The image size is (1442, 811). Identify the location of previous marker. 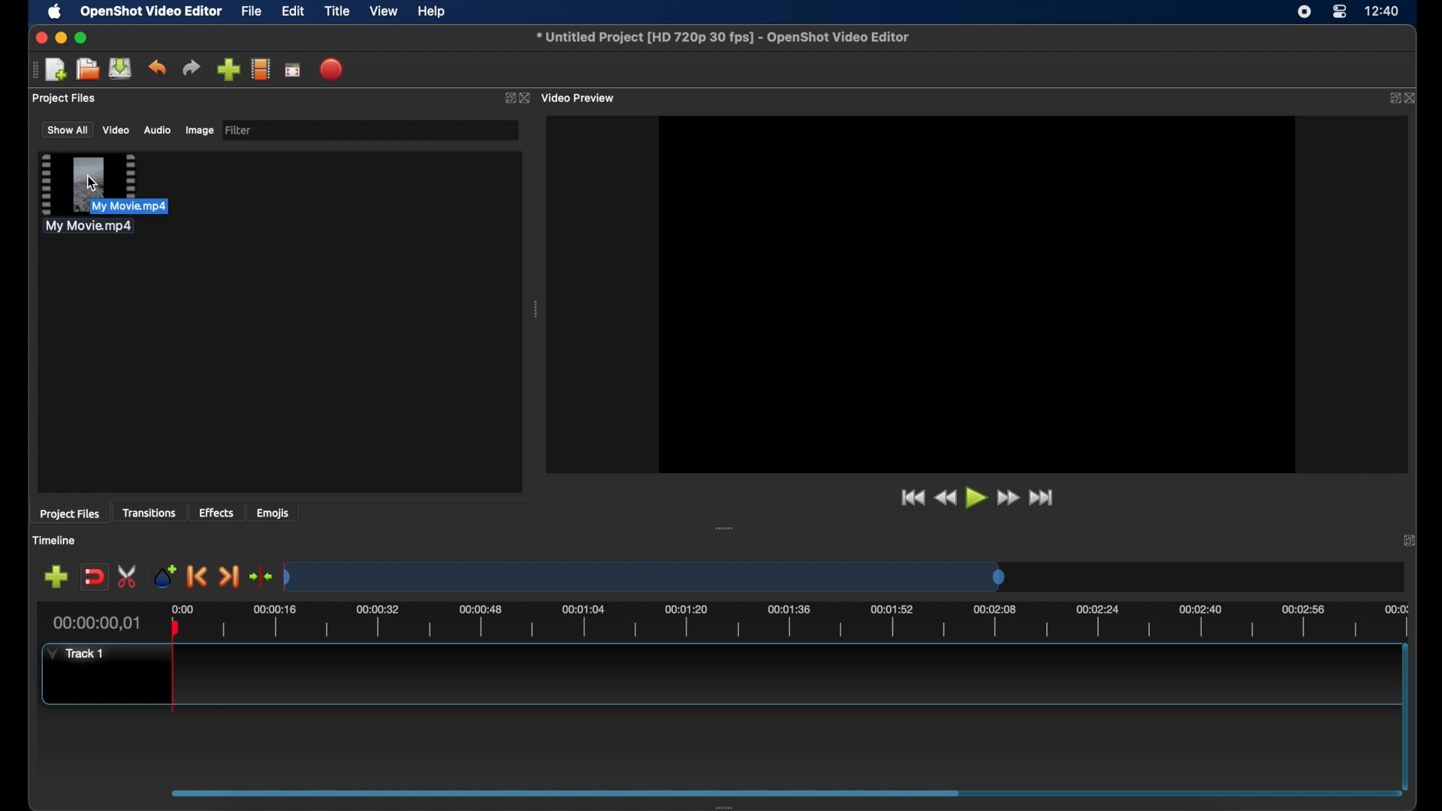
(195, 577).